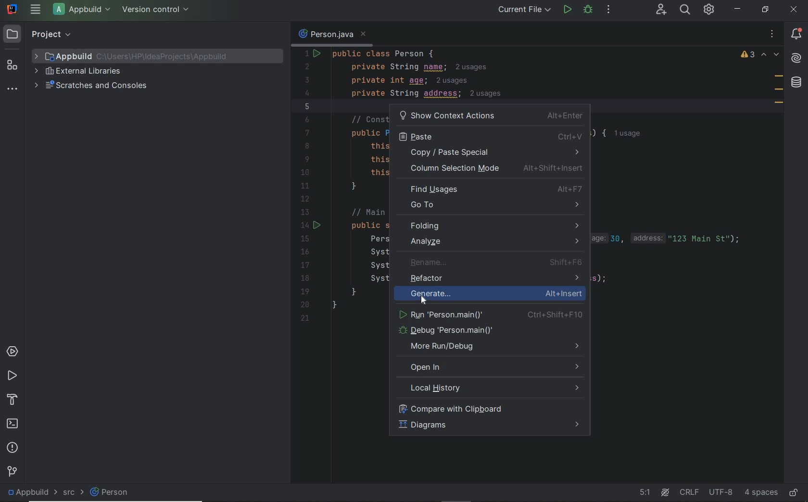  I want to click on scratches and consoles, so click(93, 85).